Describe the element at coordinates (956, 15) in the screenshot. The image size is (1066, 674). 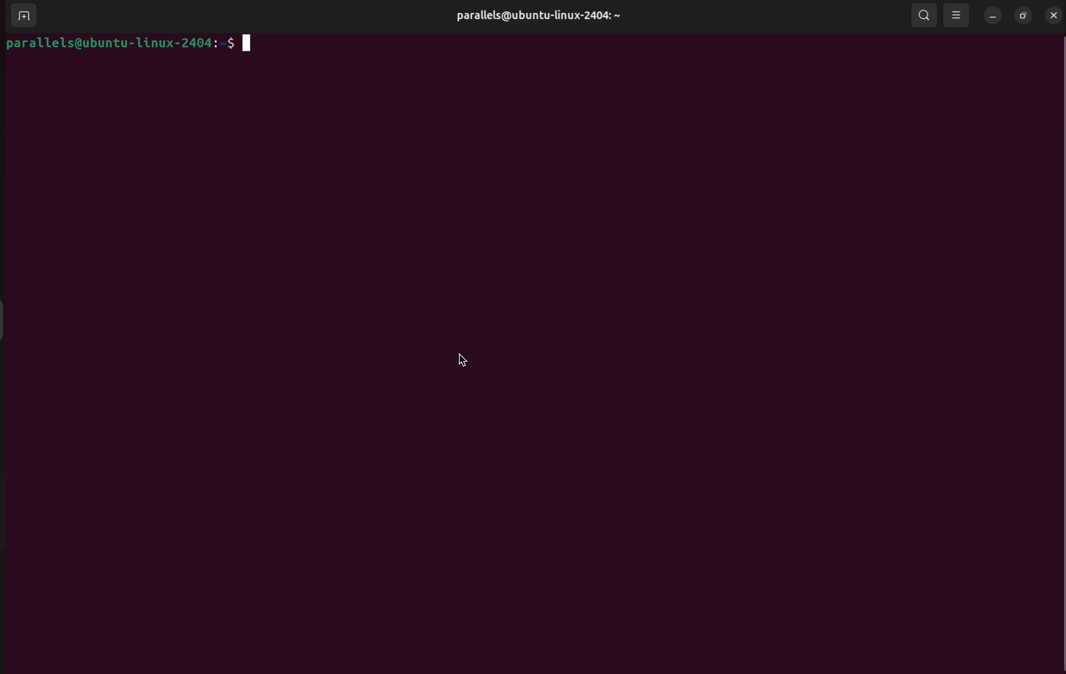
I see `view options` at that location.